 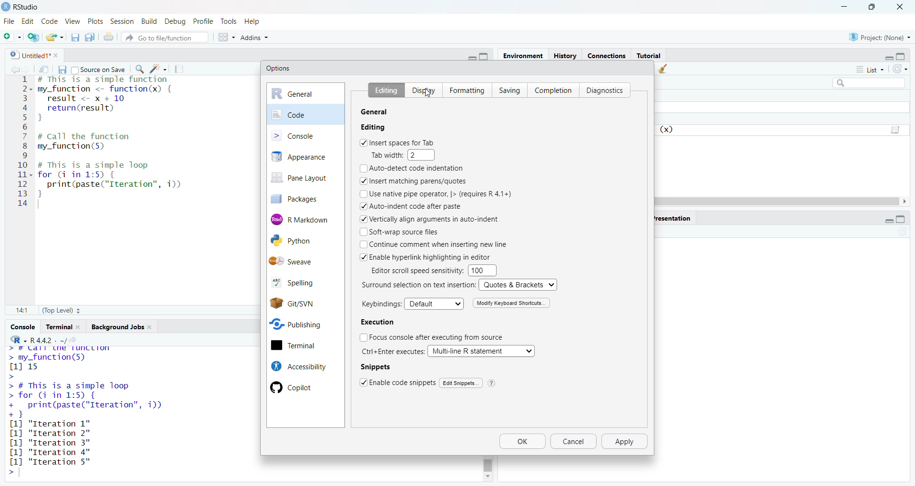 What do you see at coordinates (779, 201) in the screenshot?
I see `scrollbar` at bounding box center [779, 201].